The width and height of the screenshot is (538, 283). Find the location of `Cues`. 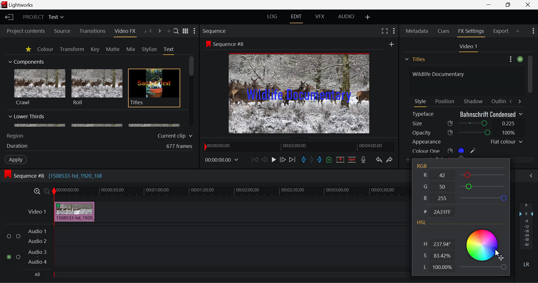

Cues is located at coordinates (444, 31).